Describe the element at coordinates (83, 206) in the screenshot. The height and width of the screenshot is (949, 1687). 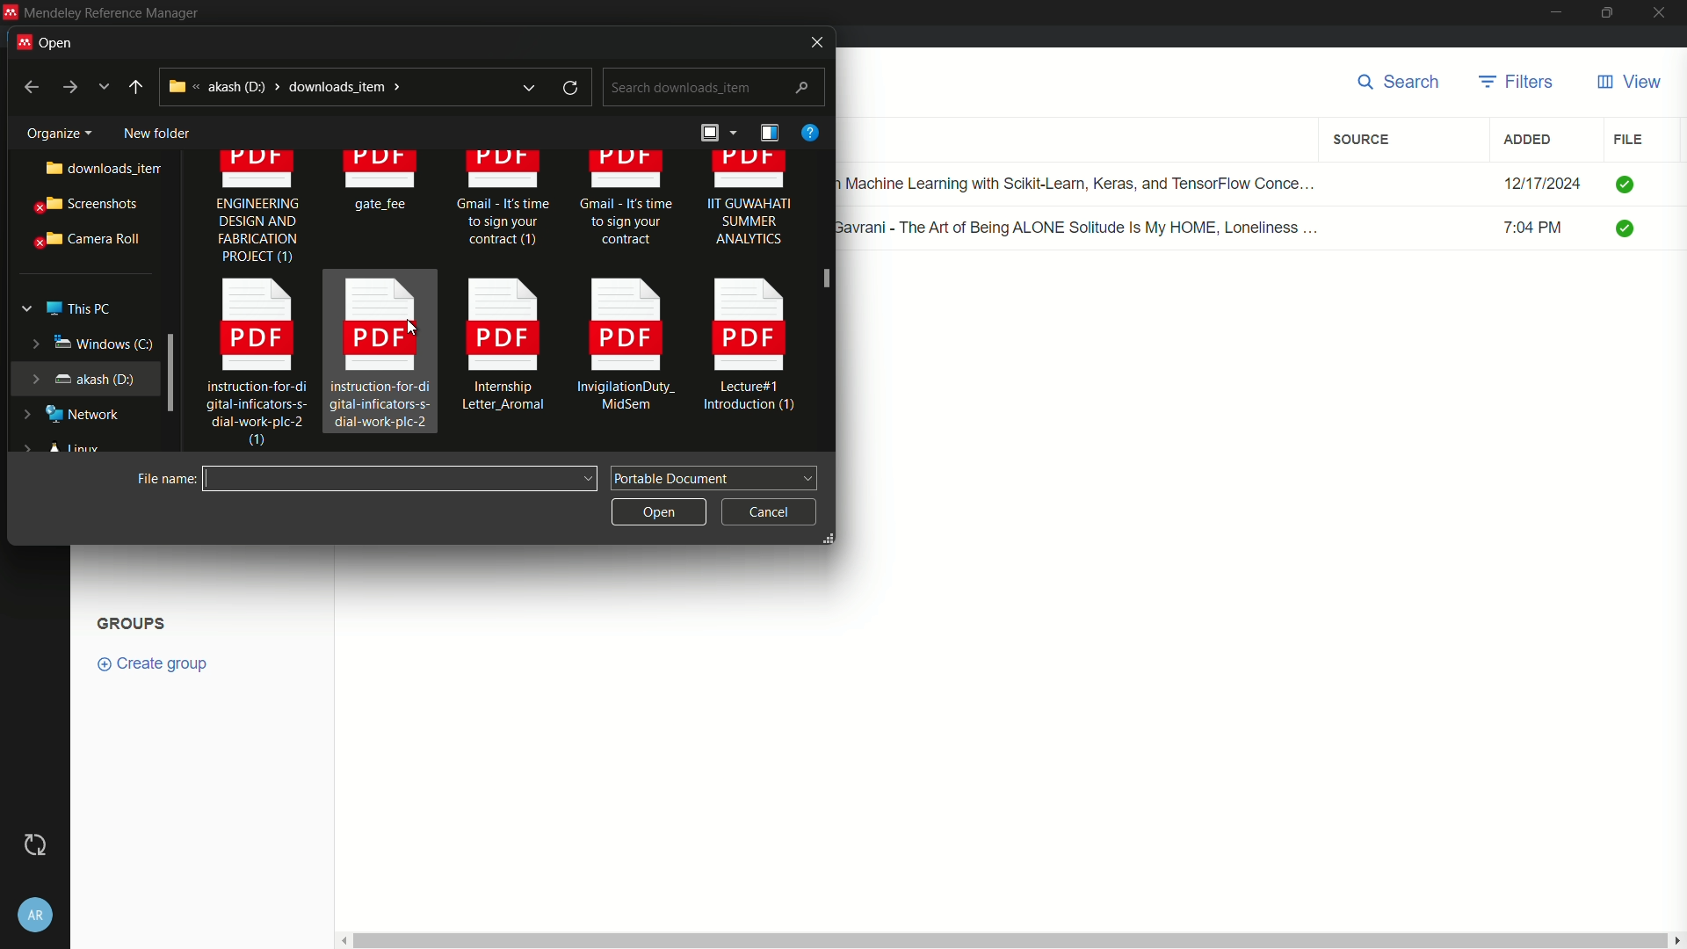
I see `screenshots` at that location.